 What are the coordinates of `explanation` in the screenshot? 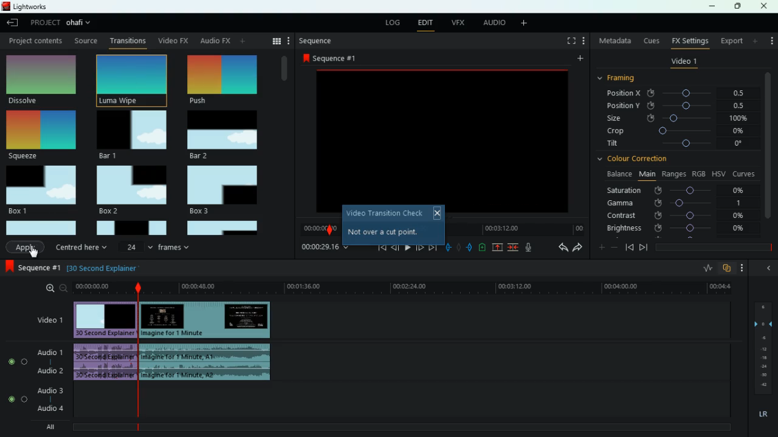 It's located at (106, 268).